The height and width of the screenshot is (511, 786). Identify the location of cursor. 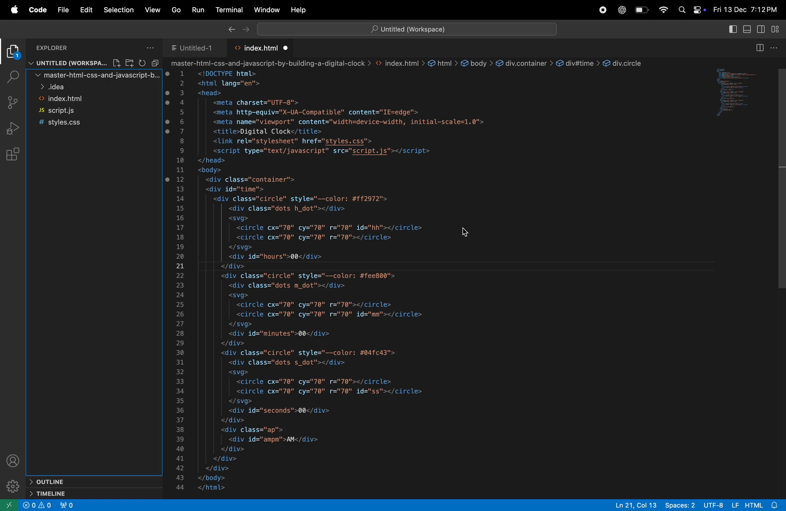
(466, 232).